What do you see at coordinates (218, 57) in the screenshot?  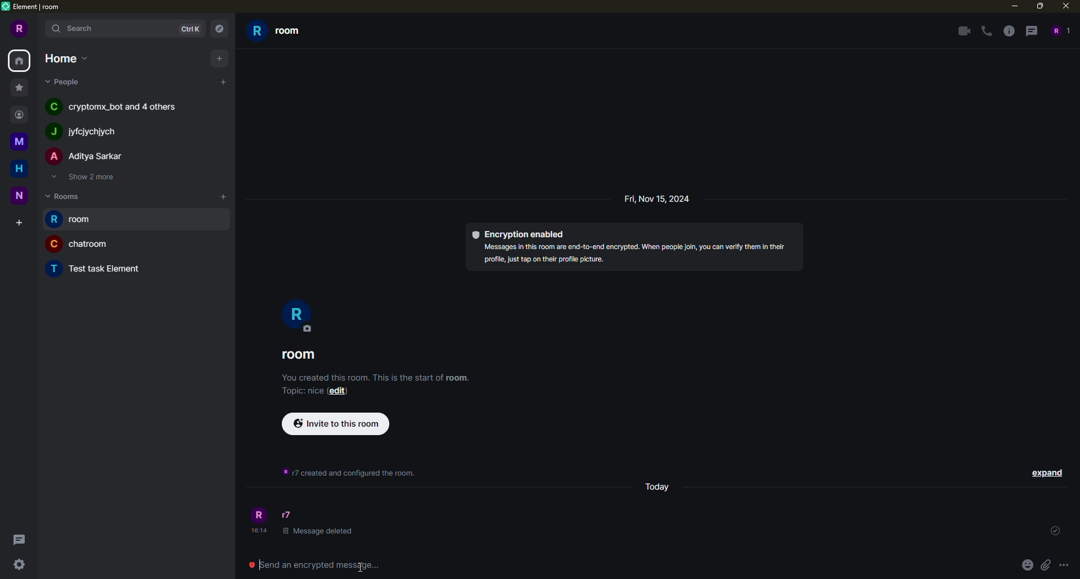 I see `add` at bounding box center [218, 57].